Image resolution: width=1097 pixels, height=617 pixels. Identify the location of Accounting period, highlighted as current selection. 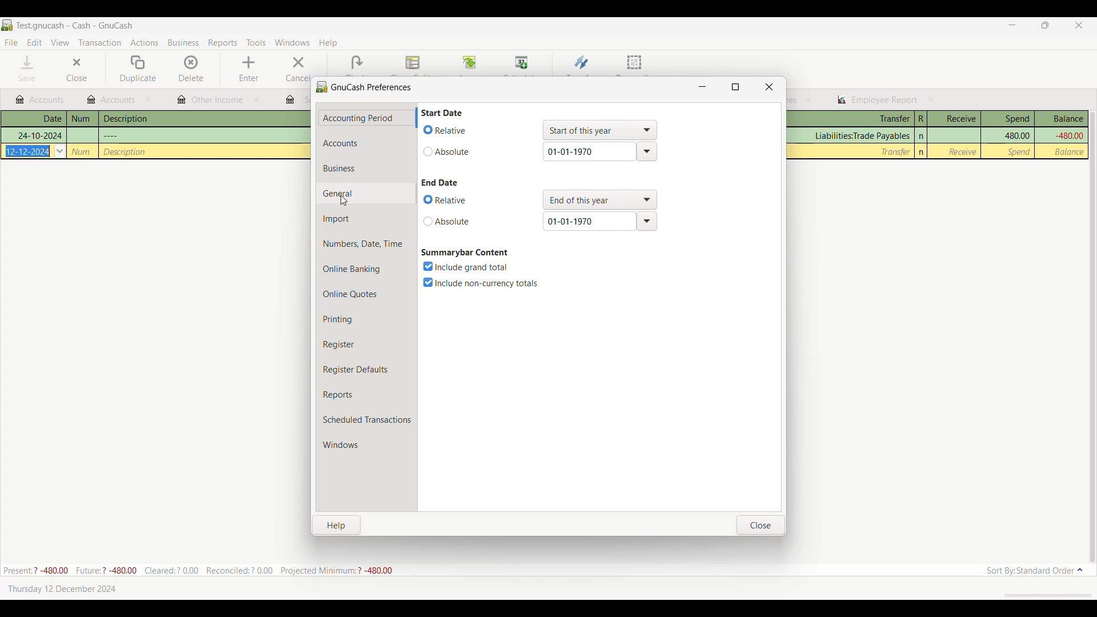
(365, 118).